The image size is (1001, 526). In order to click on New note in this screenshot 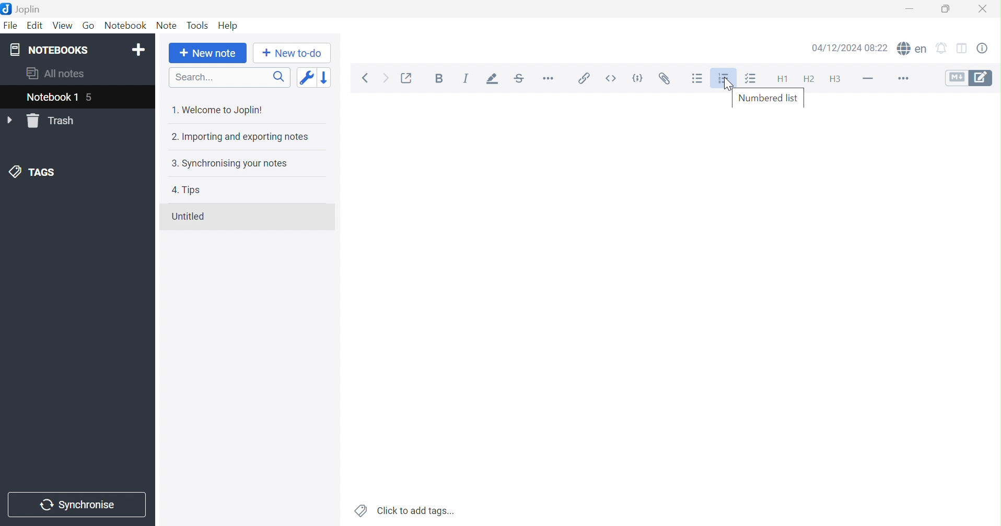, I will do `click(208, 54)`.